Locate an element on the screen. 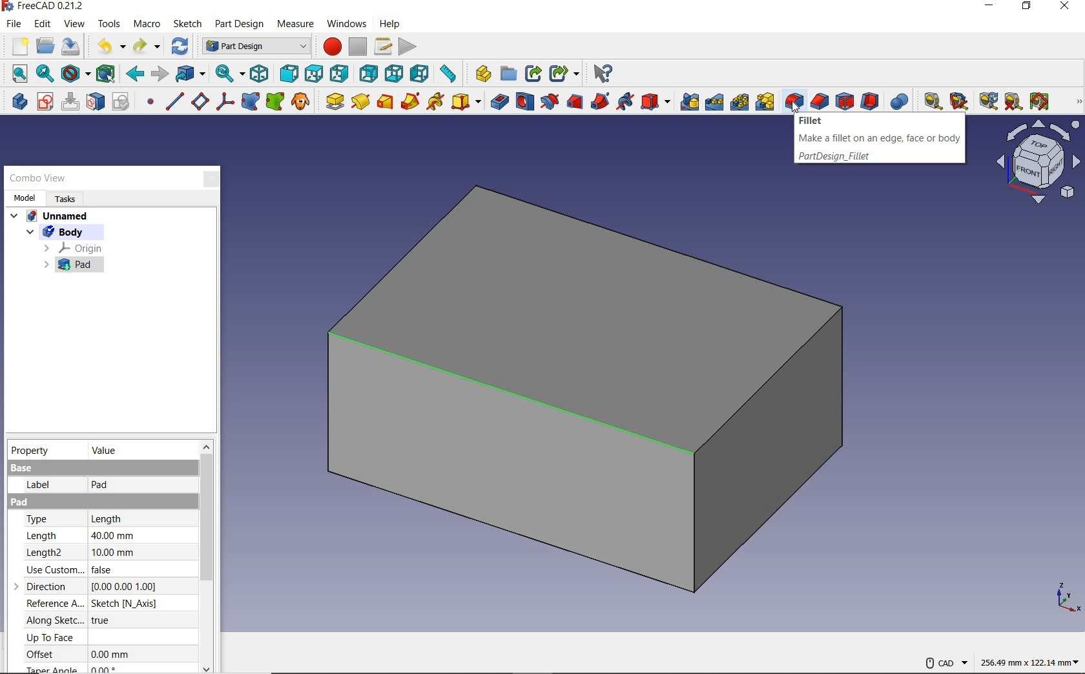  draft is located at coordinates (845, 102).